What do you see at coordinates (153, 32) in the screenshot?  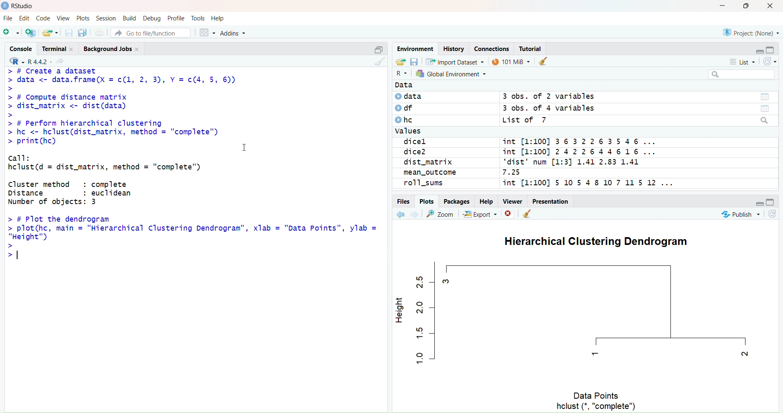 I see `Go to file/function` at bounding box center [153, 32].